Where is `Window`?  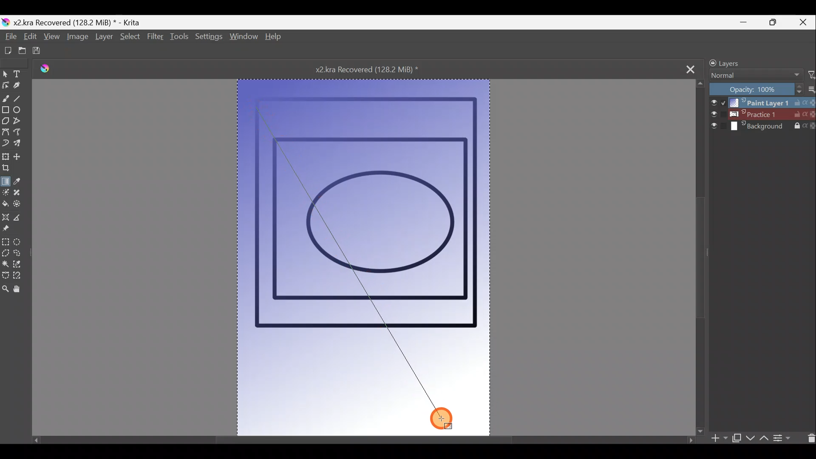 Window is located at coordinates (244, 38).